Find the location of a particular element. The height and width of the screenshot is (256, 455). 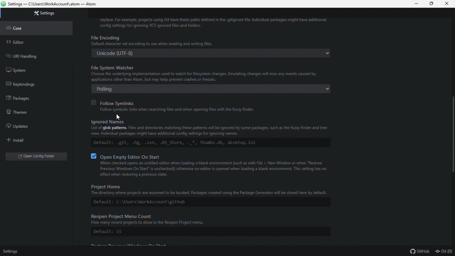

github is located at coordinates (421, 252).